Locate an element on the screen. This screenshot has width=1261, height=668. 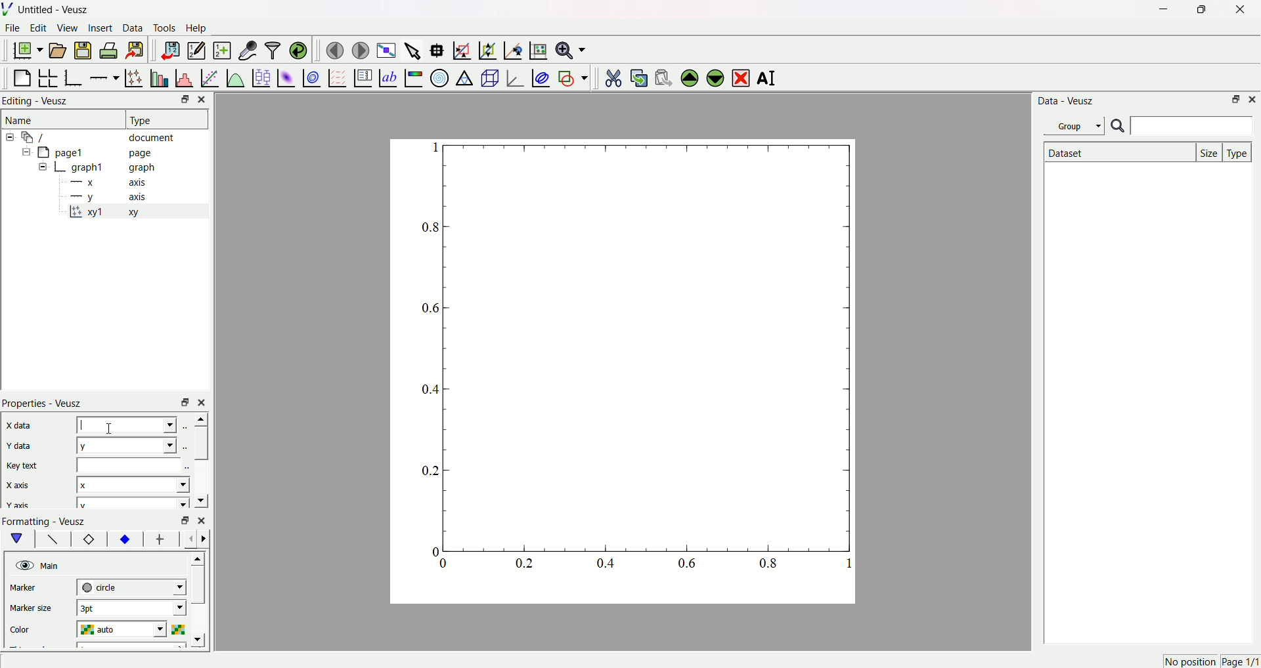
scroll bar is located at coordinates (200, 443).